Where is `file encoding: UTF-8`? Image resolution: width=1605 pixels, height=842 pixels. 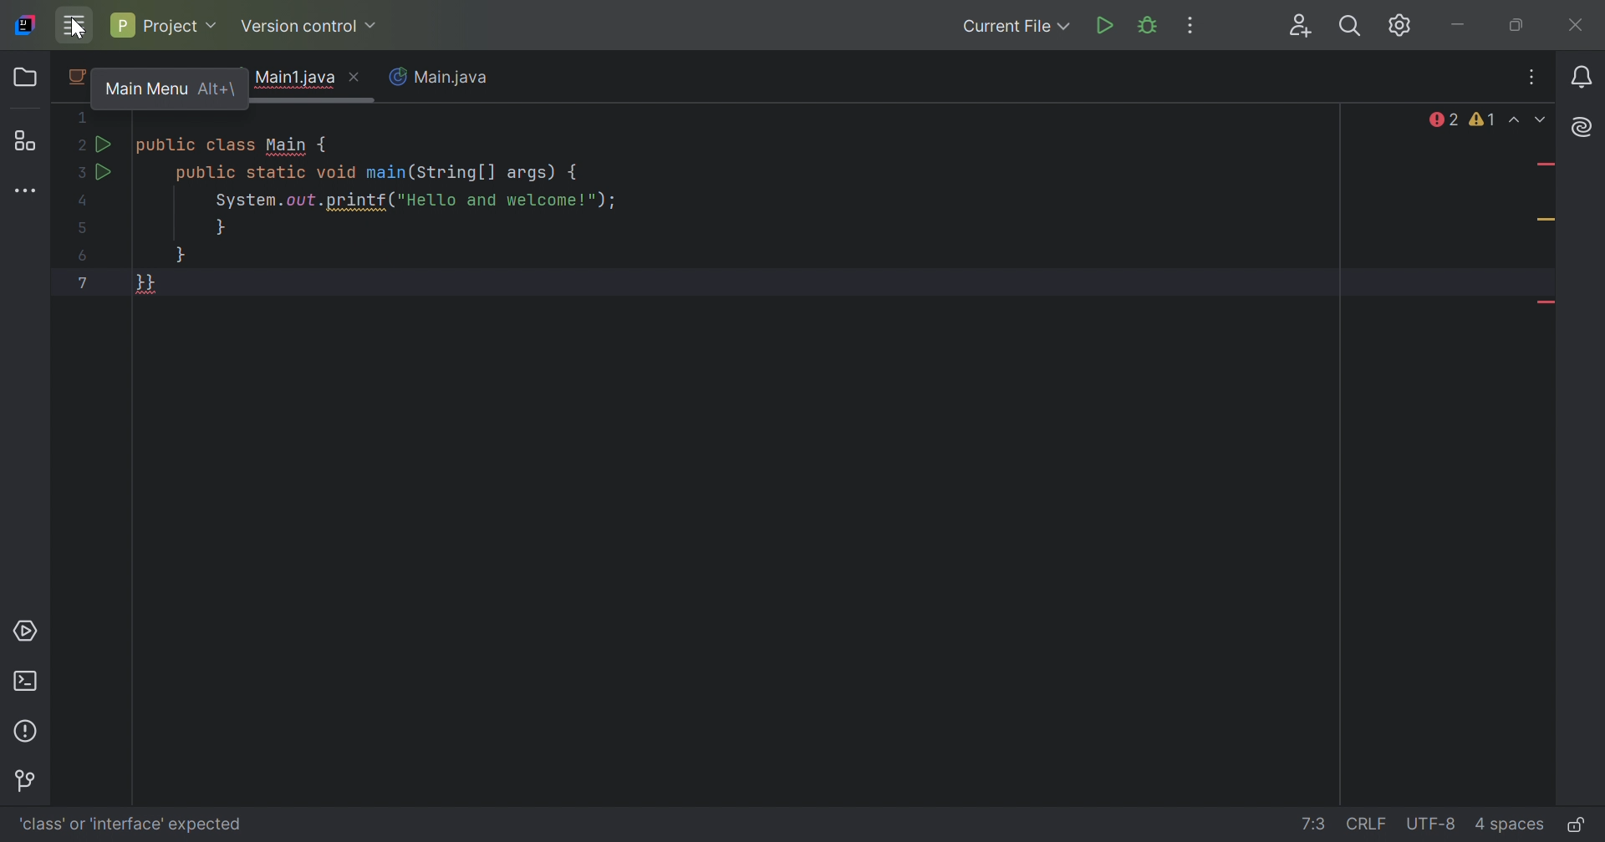 file encoding: UTF-8 is located at coordinates (1433, 824).